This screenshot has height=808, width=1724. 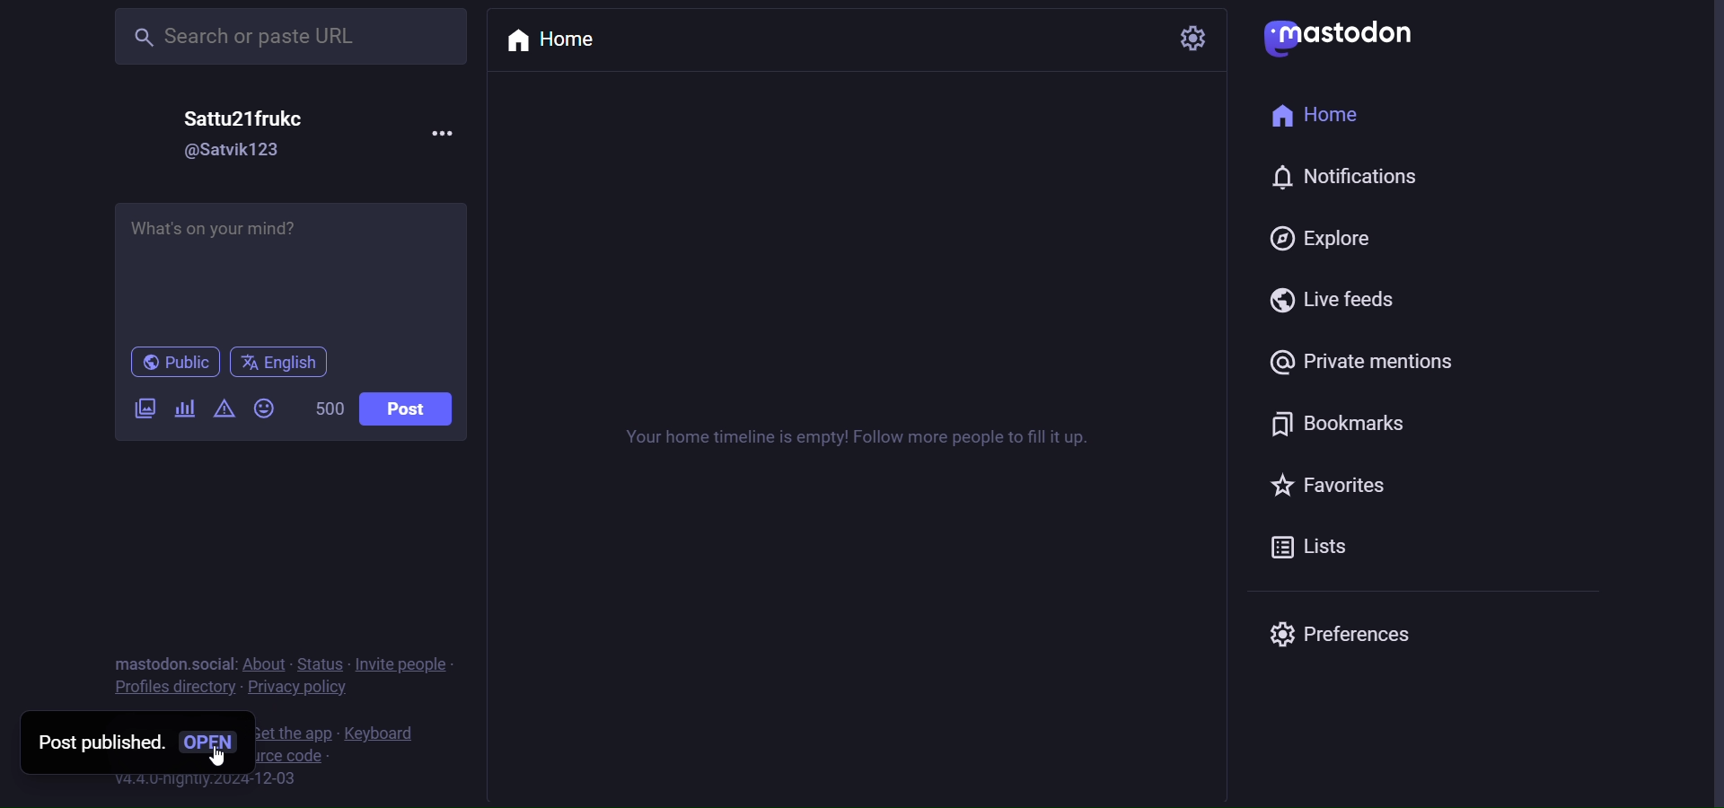 I want to click on private mention, so click(x=1357, y=360).